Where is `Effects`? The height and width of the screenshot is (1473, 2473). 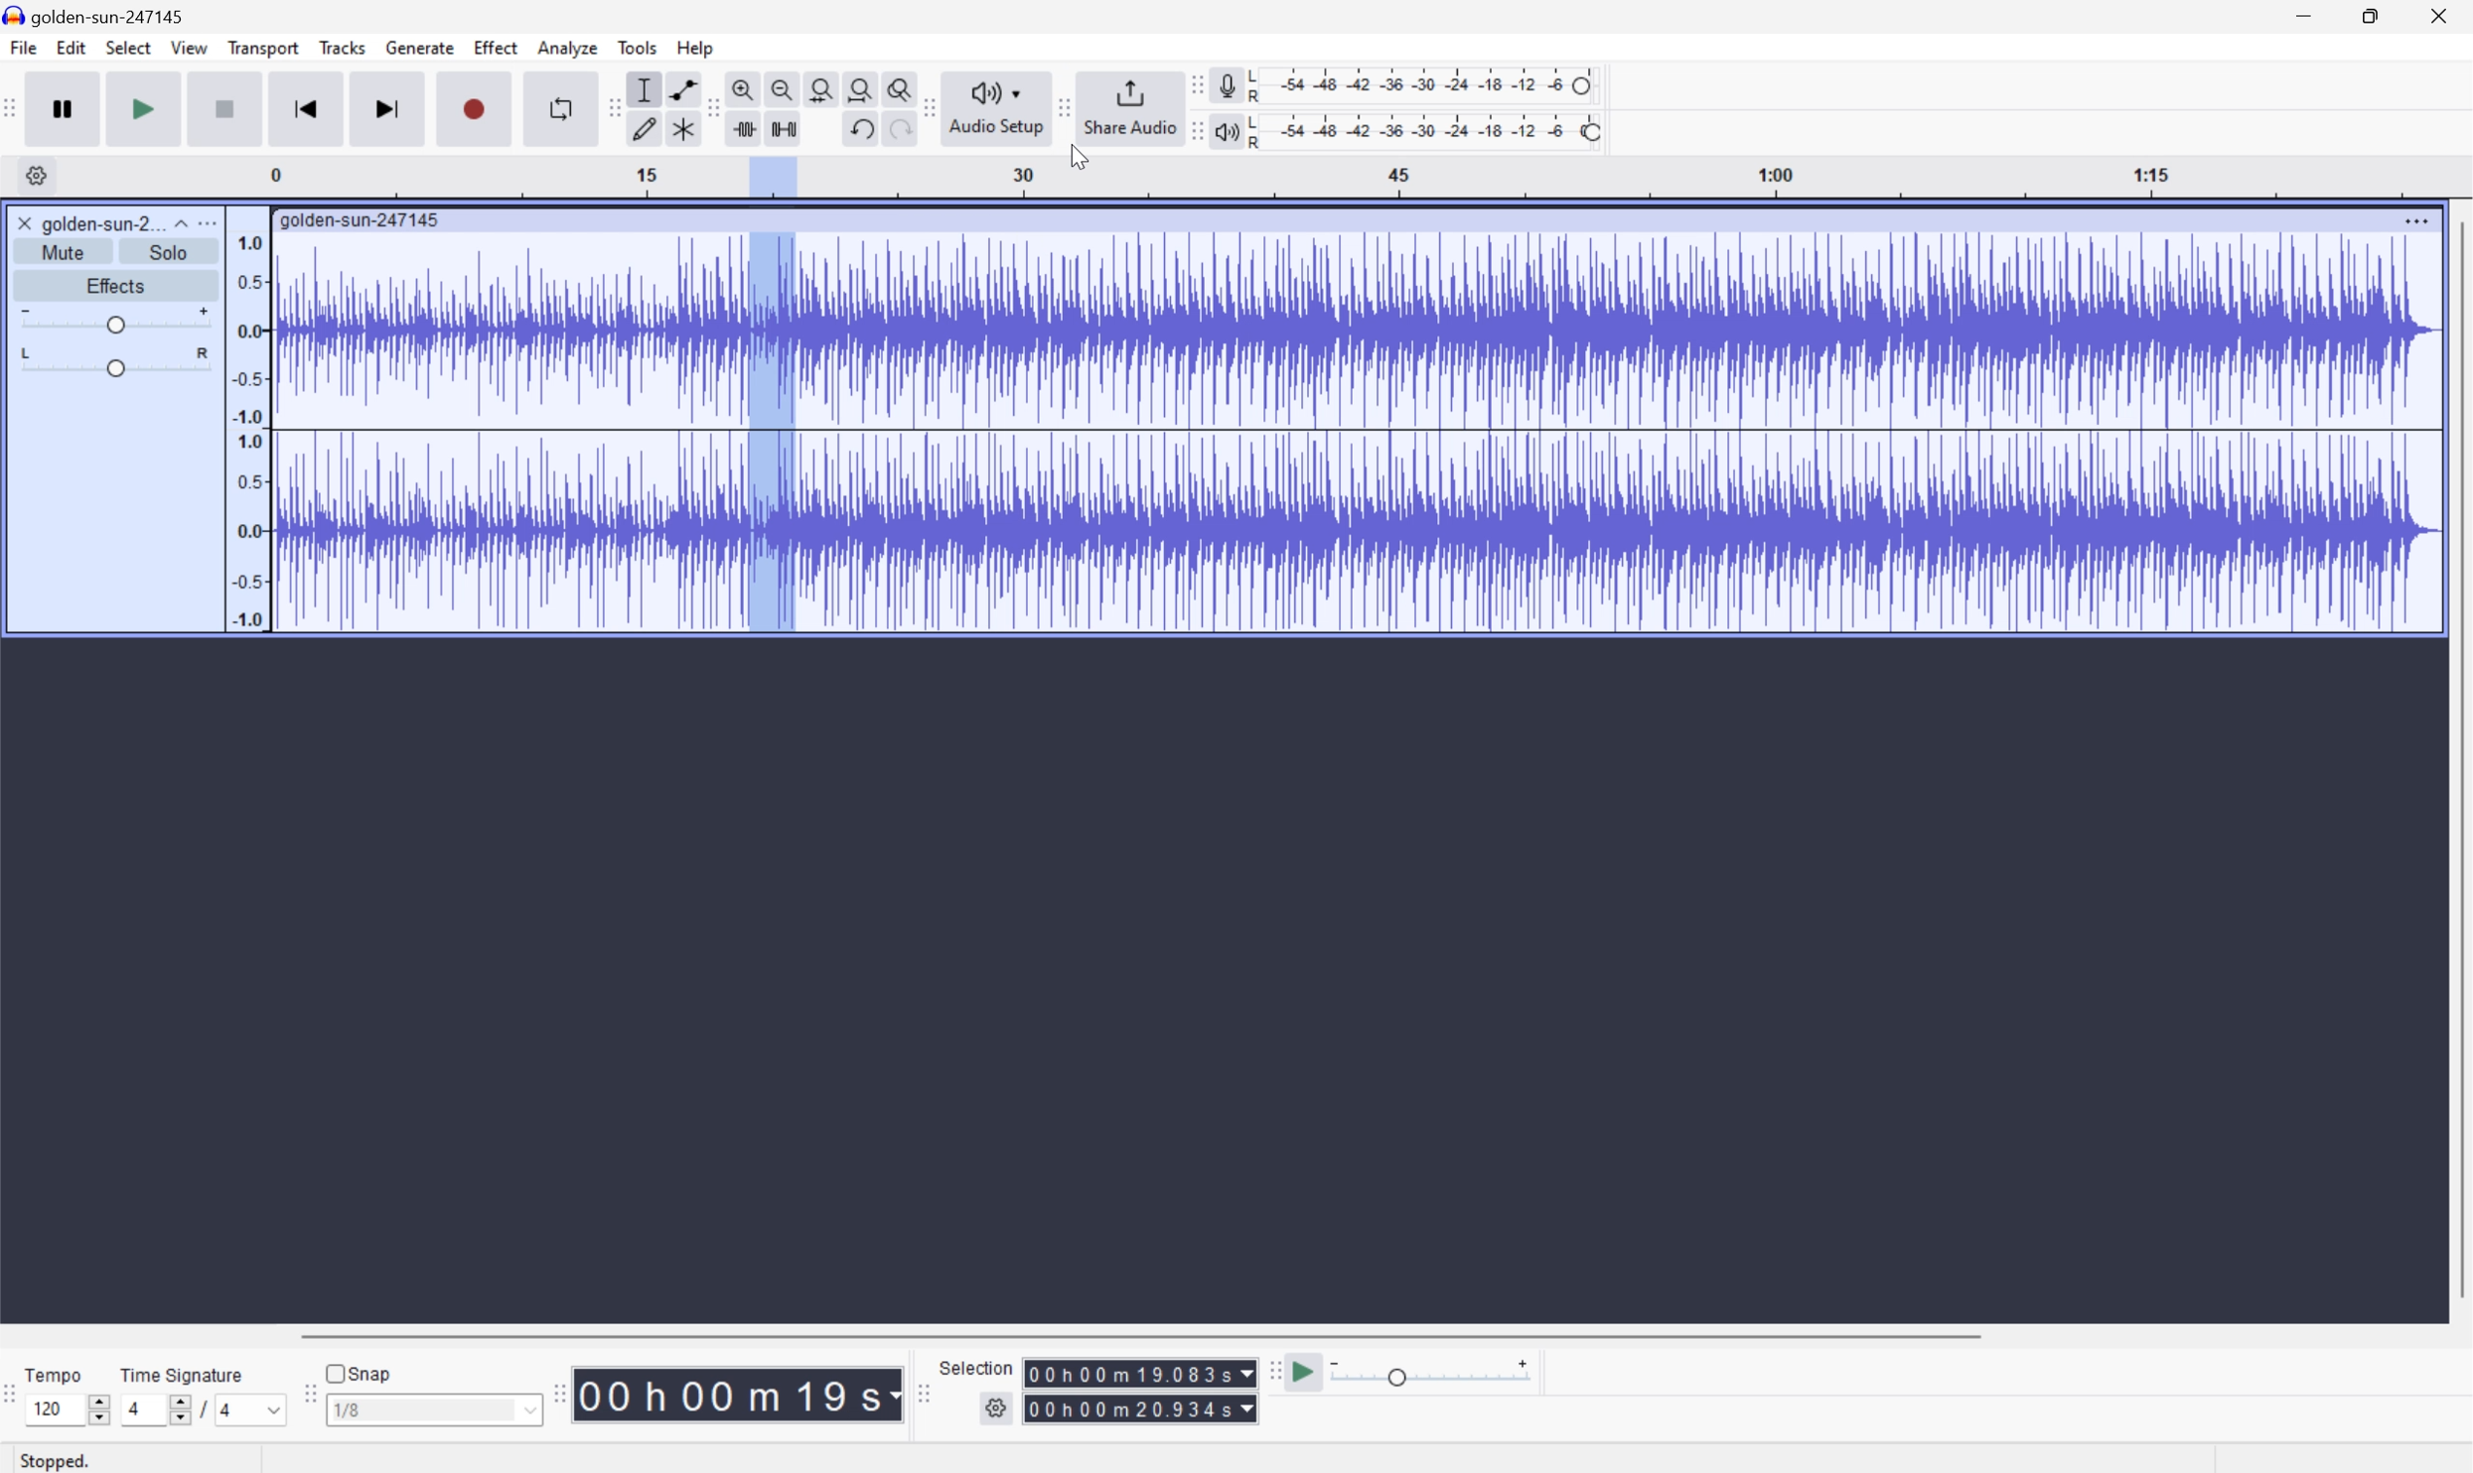
Effects is located at coordinates (116, 284).